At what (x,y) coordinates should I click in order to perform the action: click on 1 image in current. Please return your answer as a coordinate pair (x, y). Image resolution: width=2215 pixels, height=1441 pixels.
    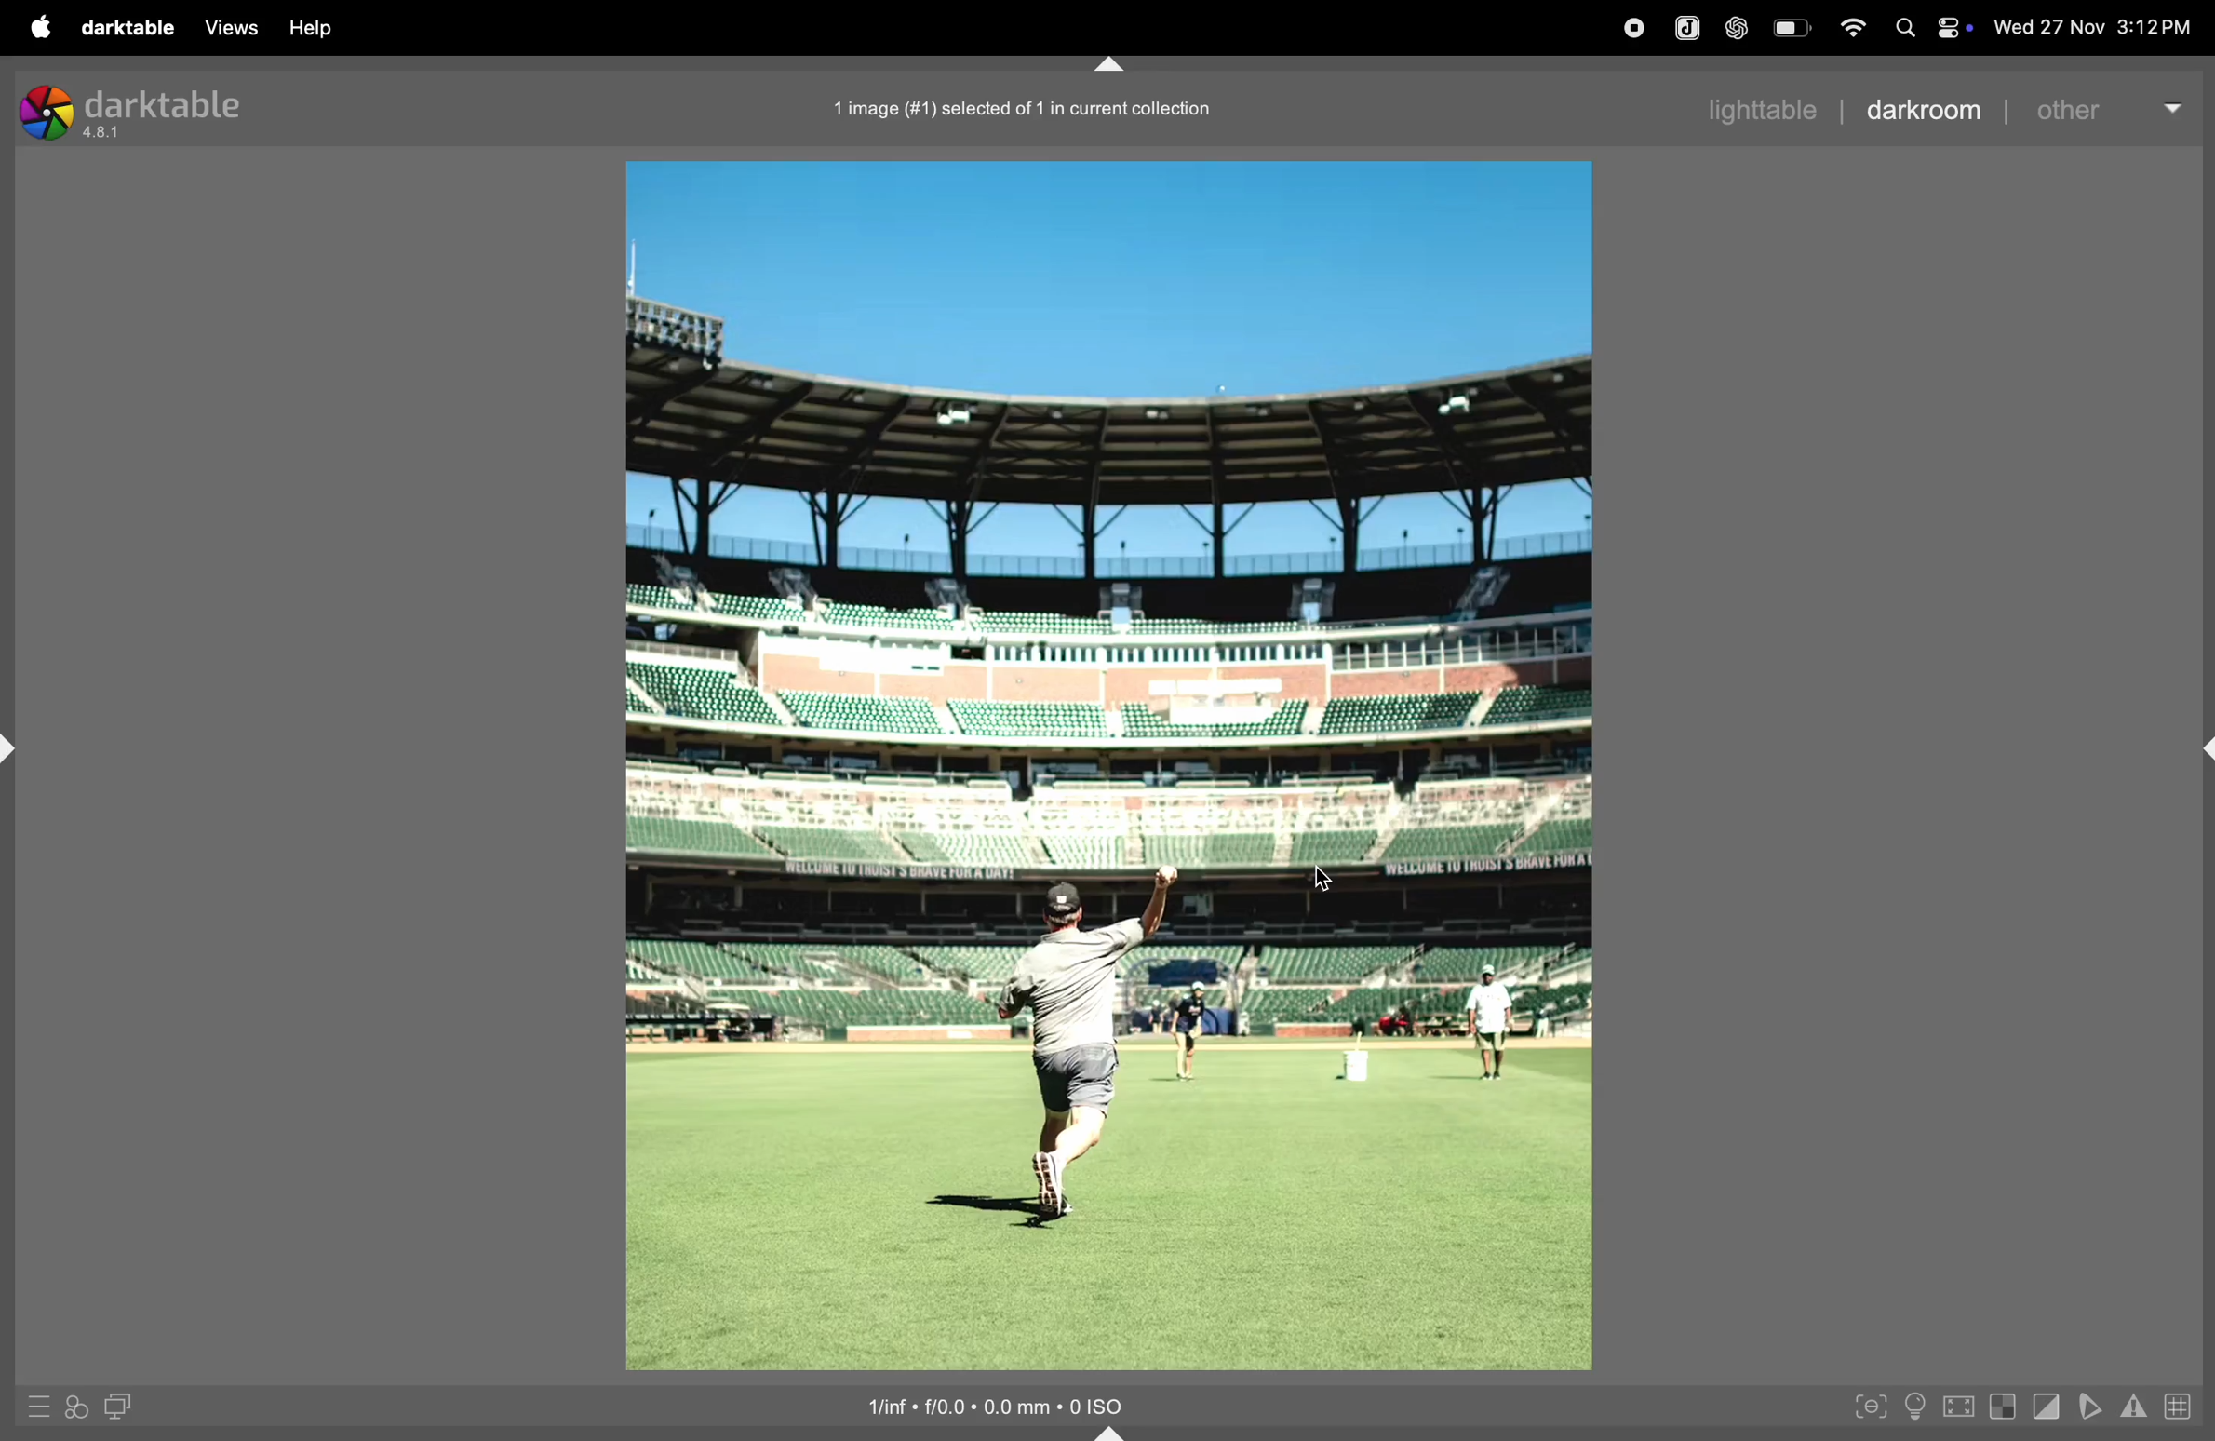
    Looking at the image, I should click on (1027, 110).